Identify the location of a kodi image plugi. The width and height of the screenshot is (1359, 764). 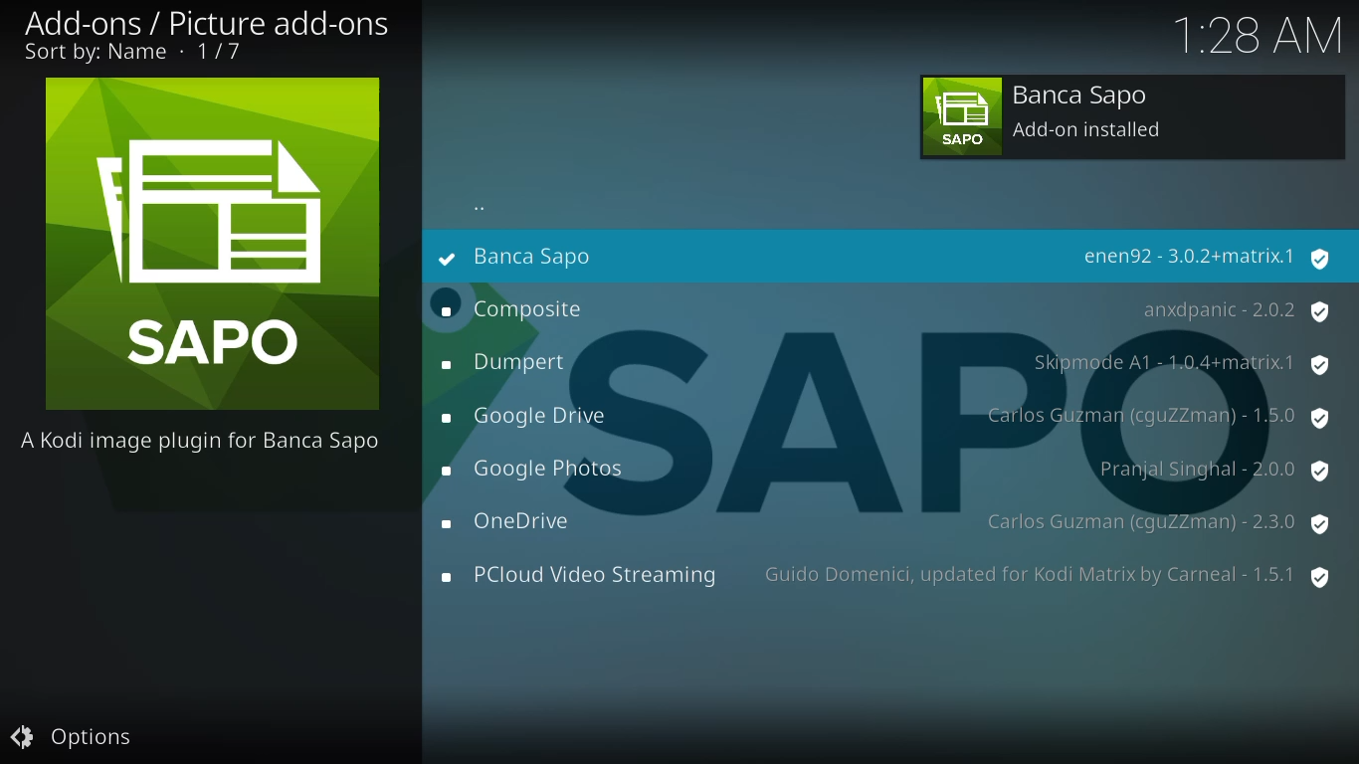
(204, 439).